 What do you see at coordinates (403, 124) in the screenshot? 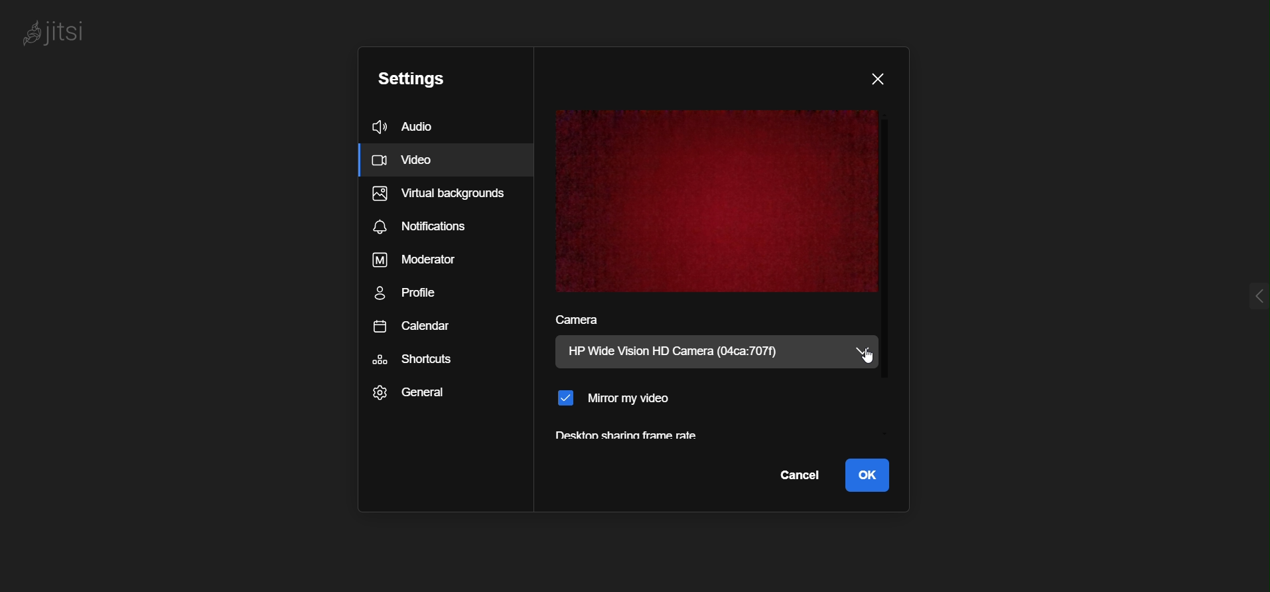
I see `audio` at bounding box center [403, 124].